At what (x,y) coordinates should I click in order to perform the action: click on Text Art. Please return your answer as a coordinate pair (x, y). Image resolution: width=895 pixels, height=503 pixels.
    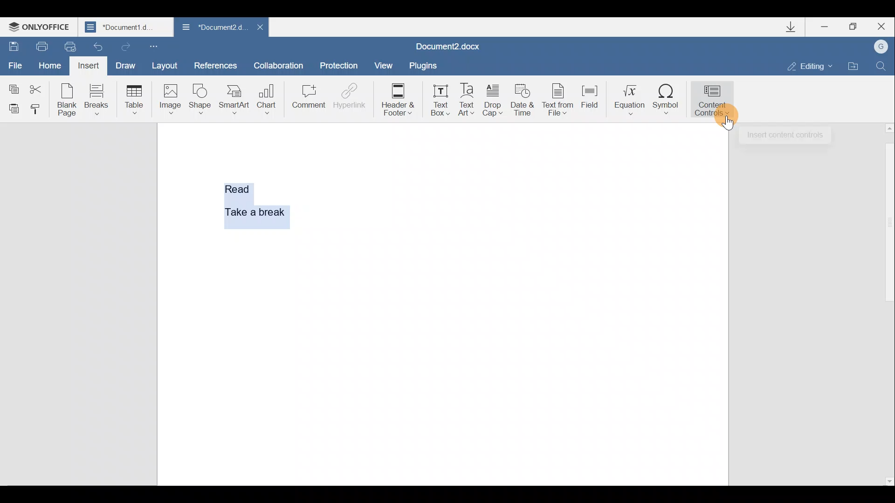
    Looking at the image, I should click on (467, 100).